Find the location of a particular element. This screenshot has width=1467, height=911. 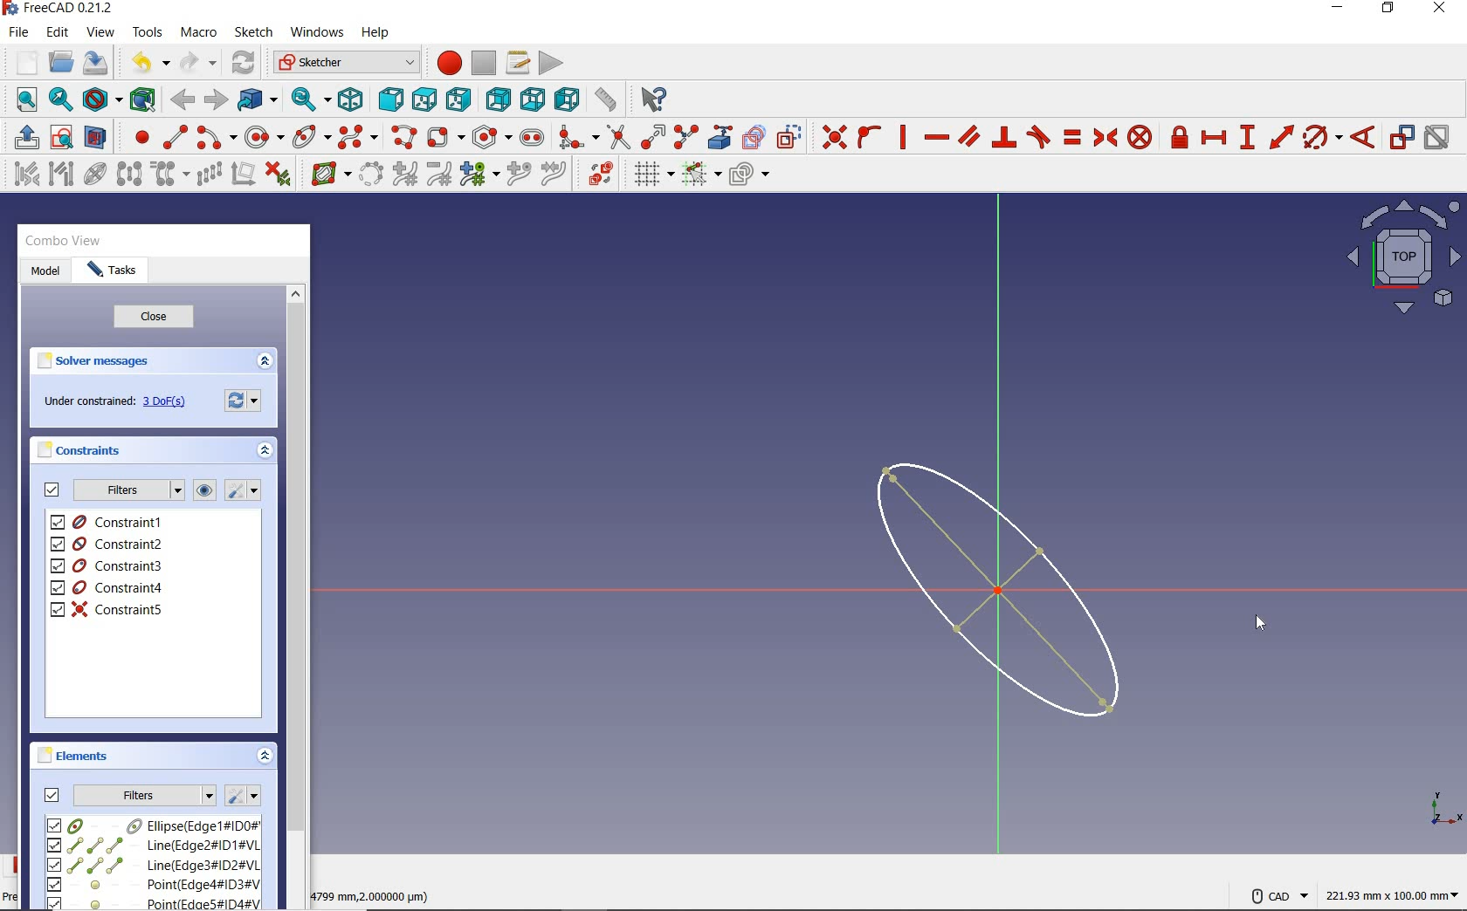

help is located at coordinates (375, 33).